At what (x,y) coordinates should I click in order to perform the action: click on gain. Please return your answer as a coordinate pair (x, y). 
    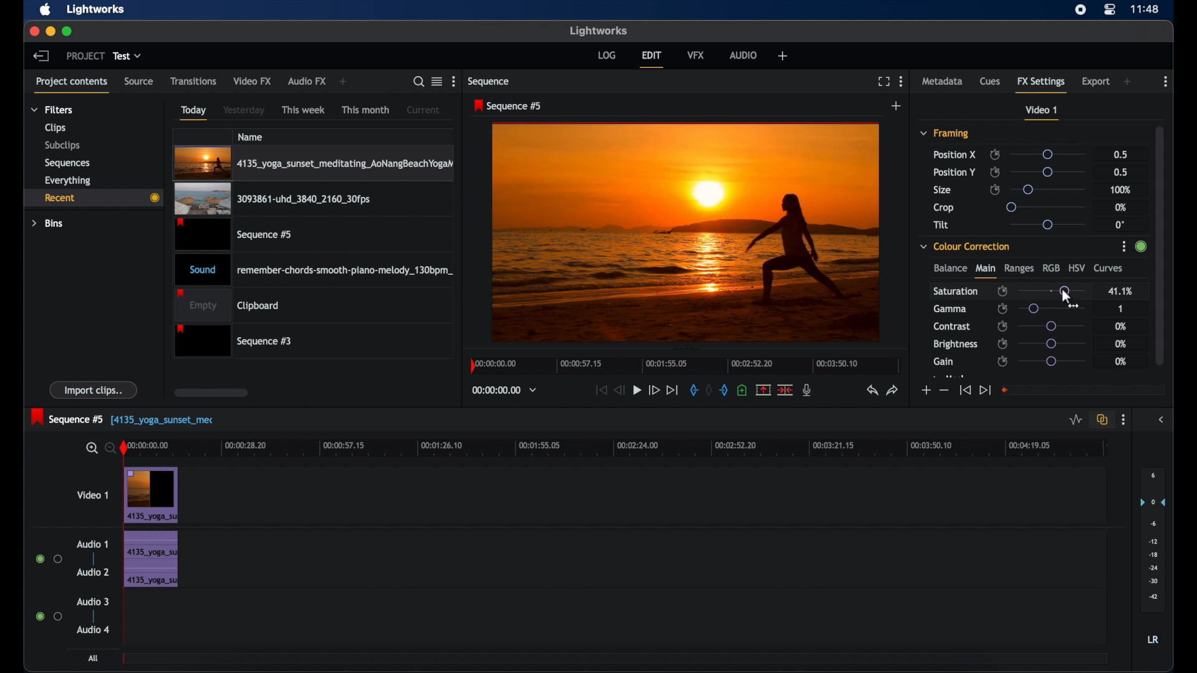
    Looking at the image, I should click on (943, 361).